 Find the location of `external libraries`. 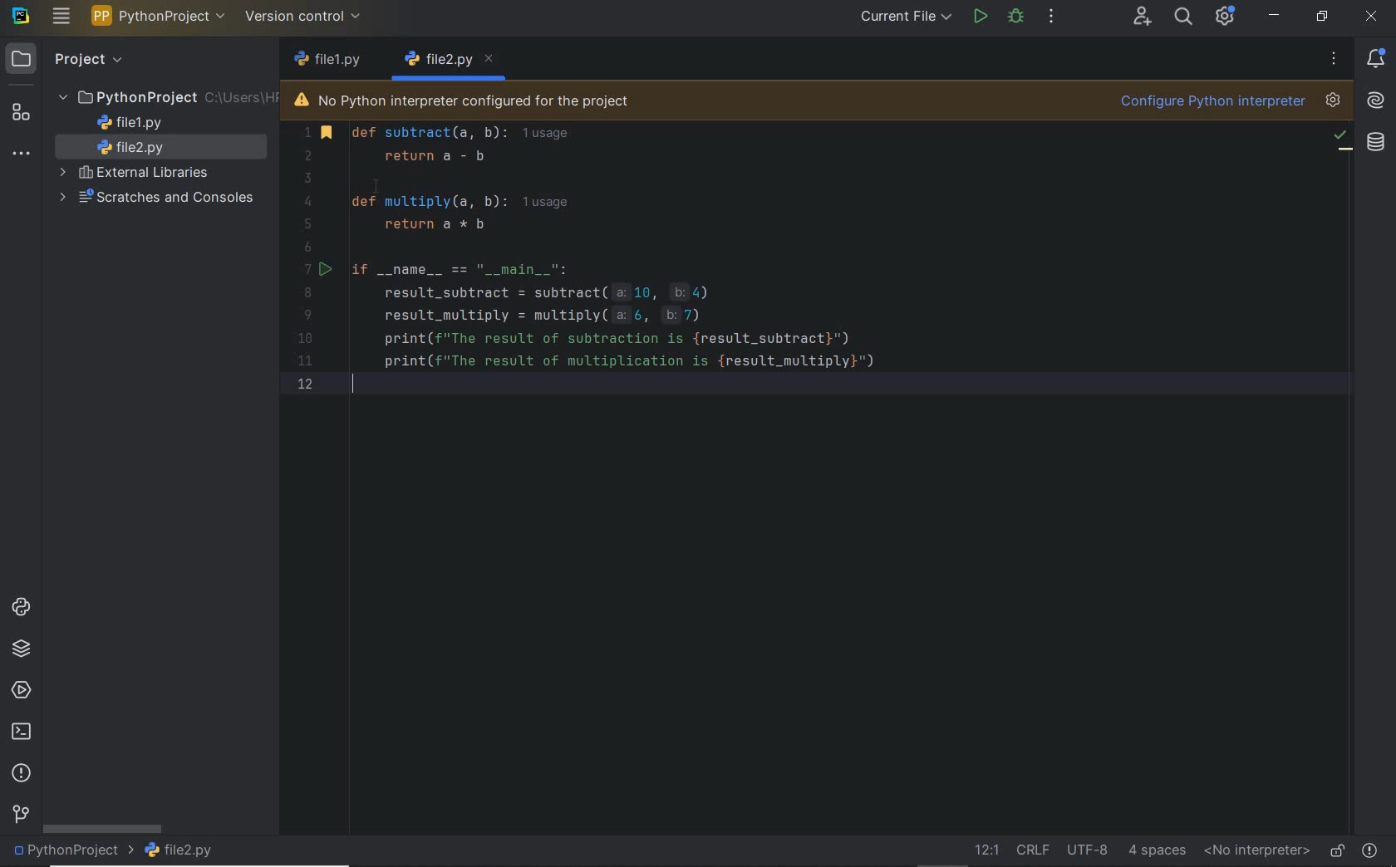

external libraries is located at coordinates (137, 174).